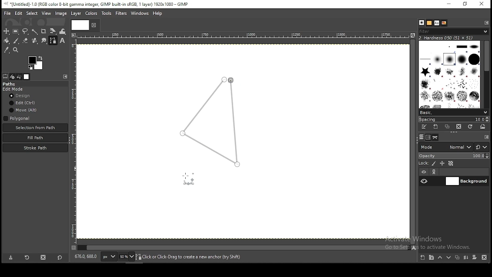 The image size is (492, 277). Describe the element at coordinates (121, 13) in the screenshot. I see `filters` at that location.